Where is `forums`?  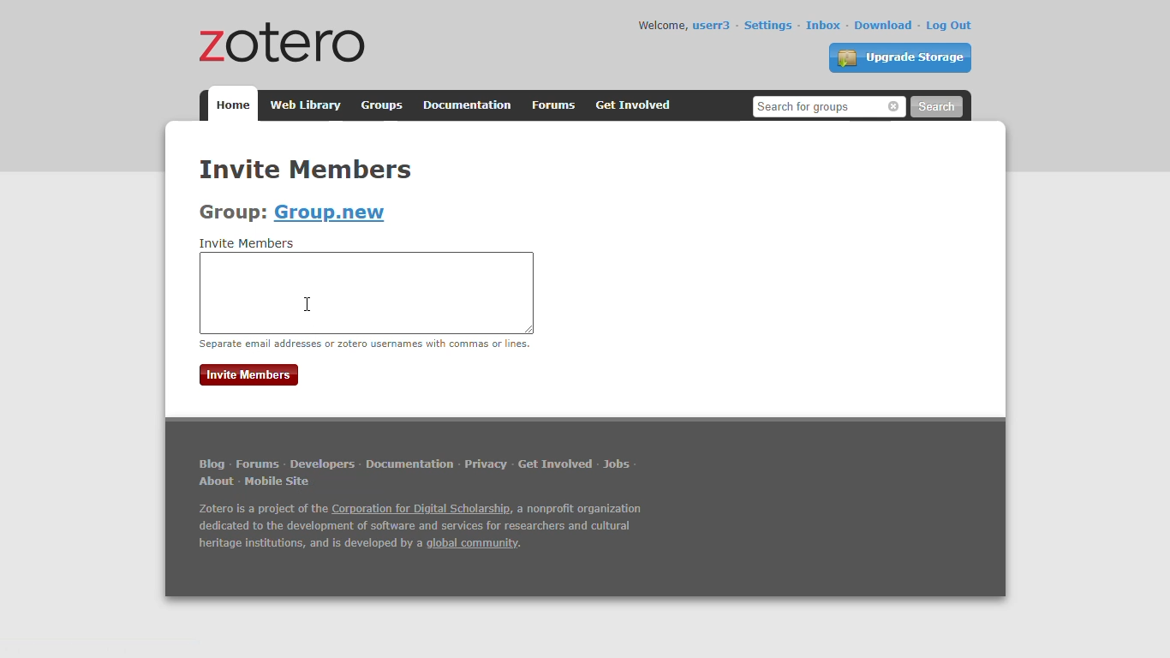
forums is located at coordinates (257, 464).